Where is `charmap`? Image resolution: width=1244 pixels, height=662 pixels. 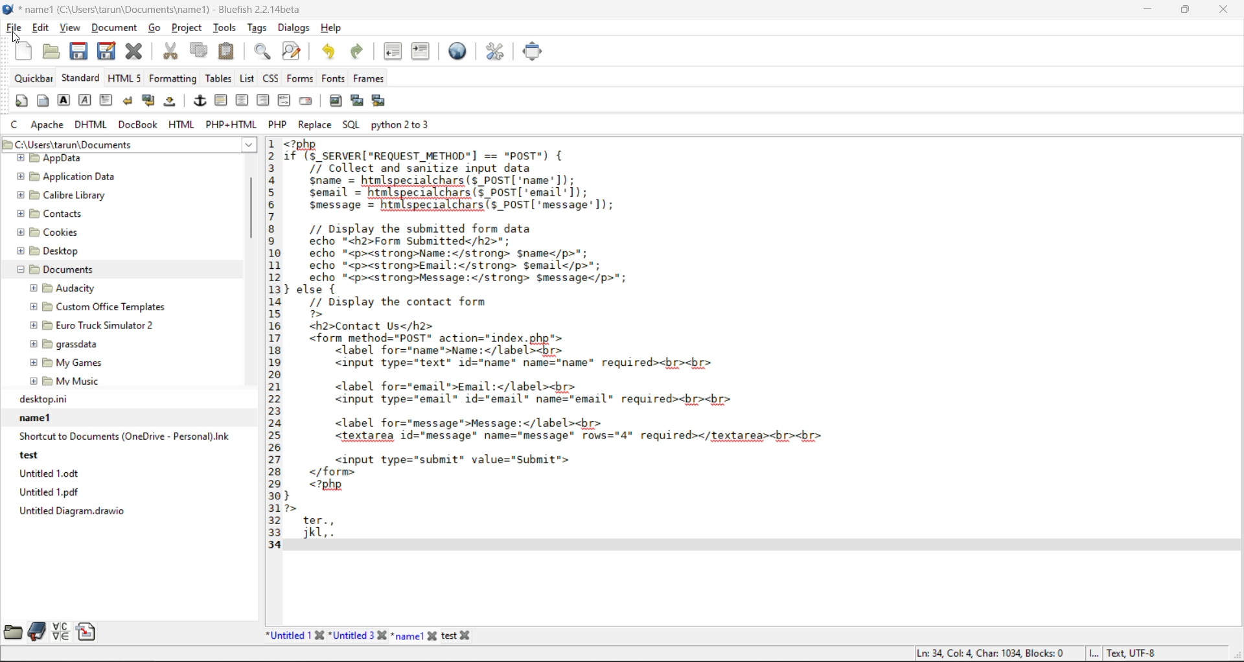
charmap is located at coordinates (61, 632).